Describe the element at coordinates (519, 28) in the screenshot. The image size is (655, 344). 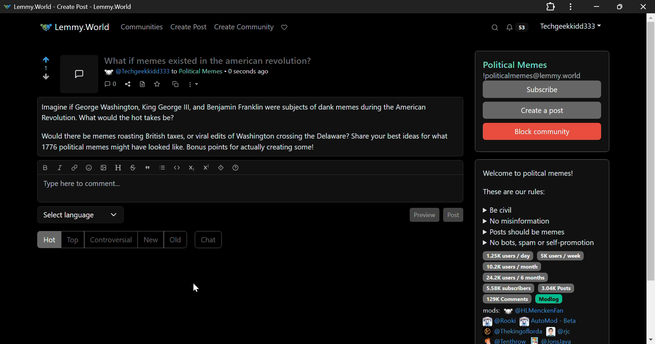
I see `Notifications` at that location.